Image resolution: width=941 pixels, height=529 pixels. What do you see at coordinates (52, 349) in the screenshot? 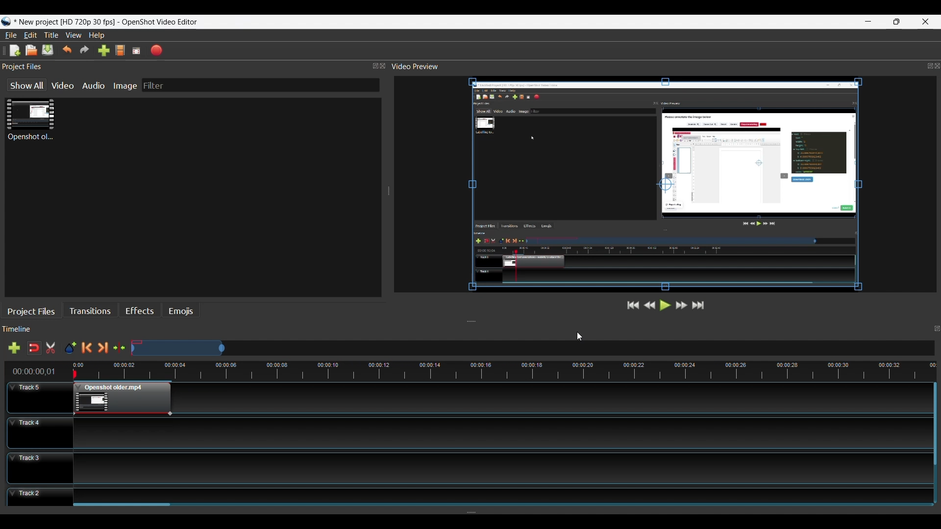
I see `Razor` at bounding box center [52, 349].